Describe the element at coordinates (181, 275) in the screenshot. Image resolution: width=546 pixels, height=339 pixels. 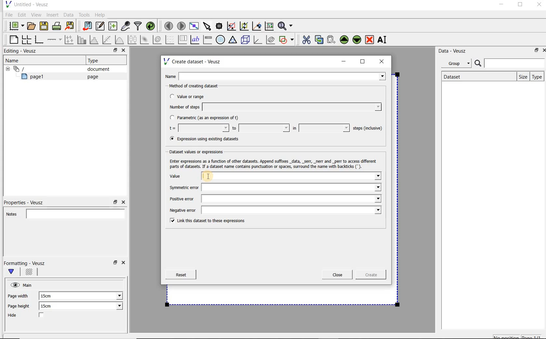
I see `Reset` at that location.